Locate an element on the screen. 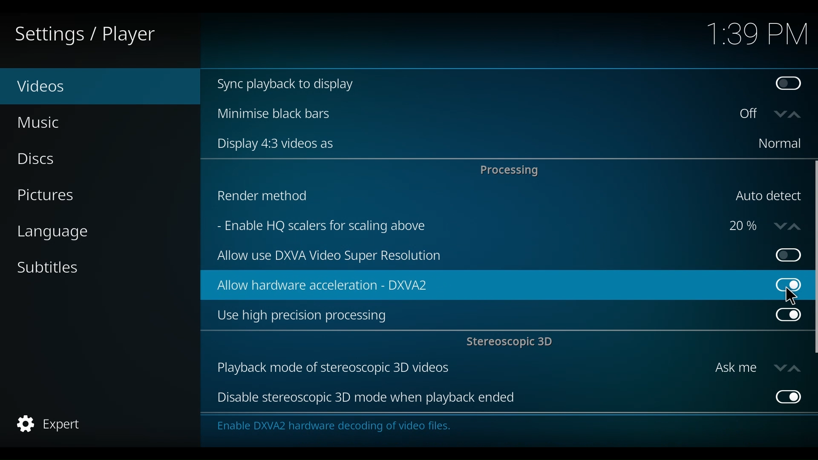 This screenshot has width=818, height=460. Toggle on/off Use high precision processing is located at coordinates (788, 316).